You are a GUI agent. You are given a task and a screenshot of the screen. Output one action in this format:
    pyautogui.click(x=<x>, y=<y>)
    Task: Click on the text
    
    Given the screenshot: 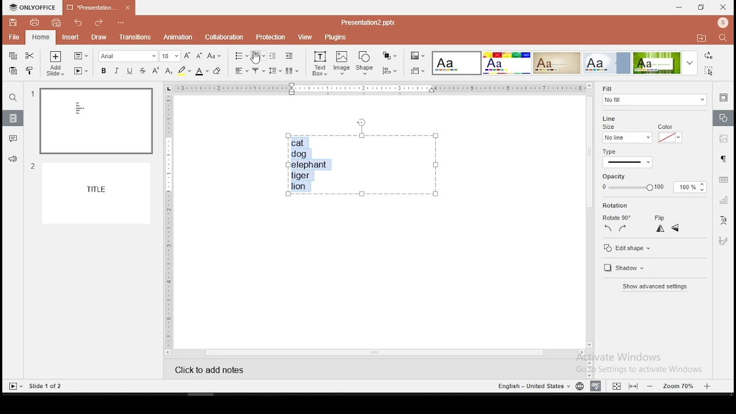 What is the action you would take?
    pyautogui.click(x=313, y=164)
    